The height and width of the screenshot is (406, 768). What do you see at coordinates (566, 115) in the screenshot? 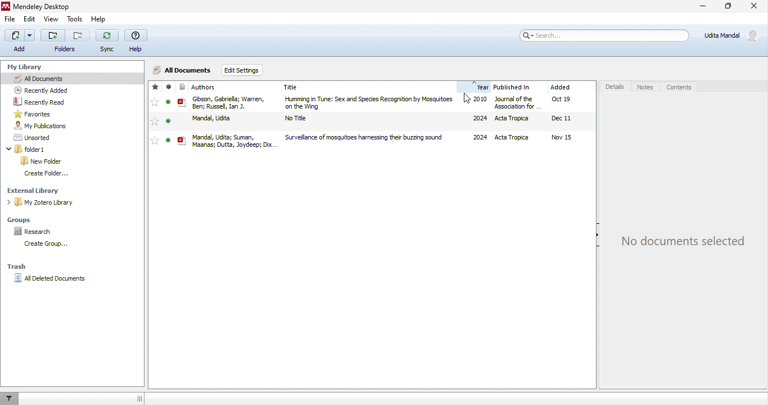
I see `Added
oct 19
Dec 11
Nov 15` at bounding box center [566, 115].